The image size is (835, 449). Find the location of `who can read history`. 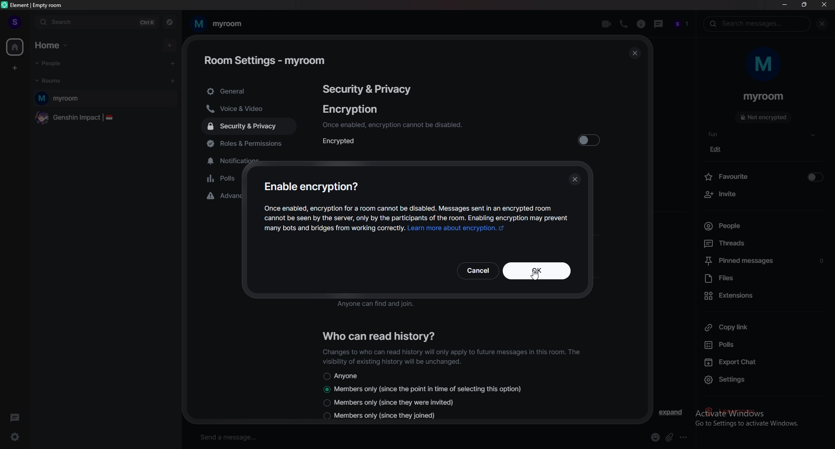

who can read history is located at coordinates (384, 335).